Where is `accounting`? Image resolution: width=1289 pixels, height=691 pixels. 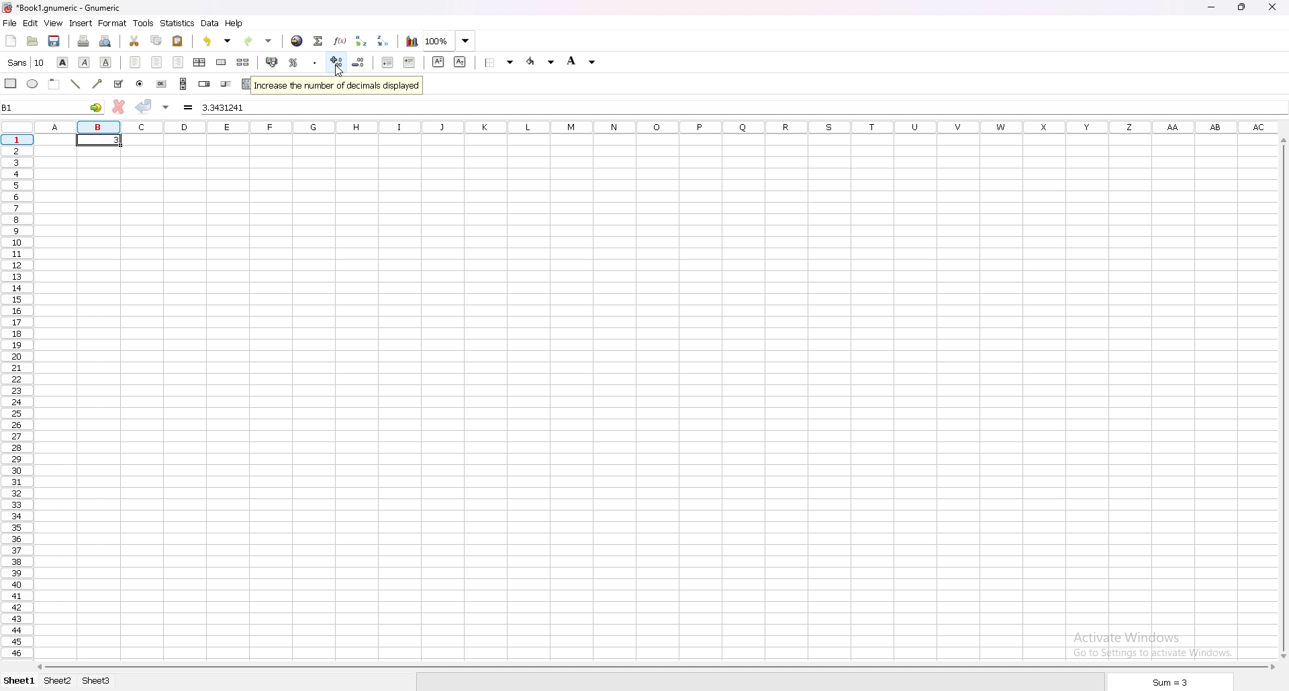 accounting is located at coordinates (273, 62).